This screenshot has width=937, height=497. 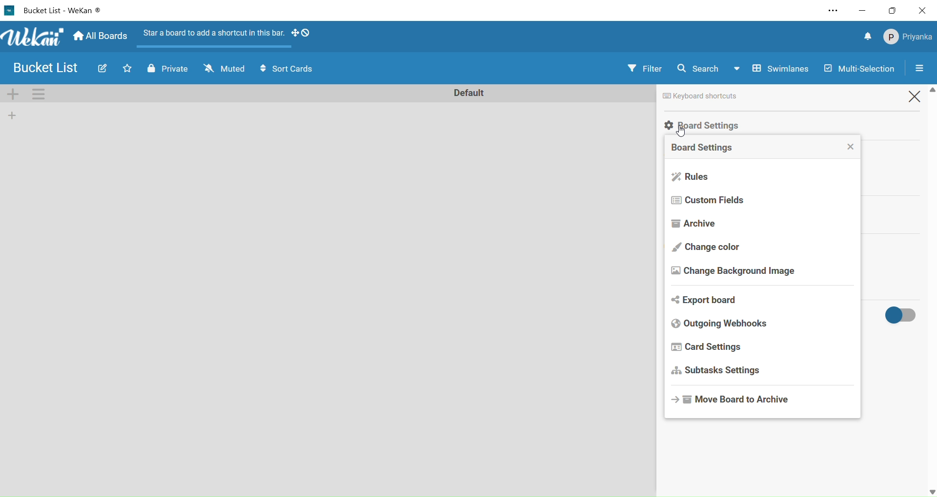 I want to click on private, so click(x=169, y=69).